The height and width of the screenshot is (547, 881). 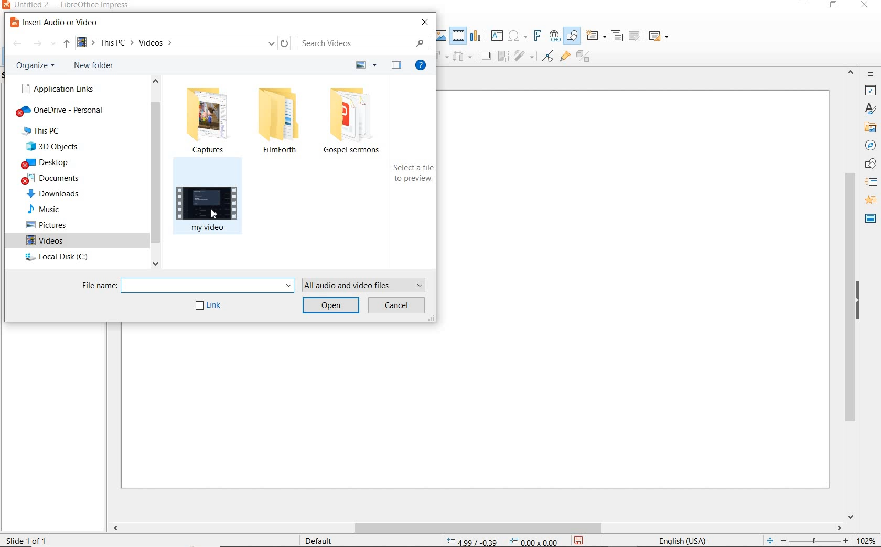 I want to click on INSERT HYPERLINK, so click(x=555, y=37).